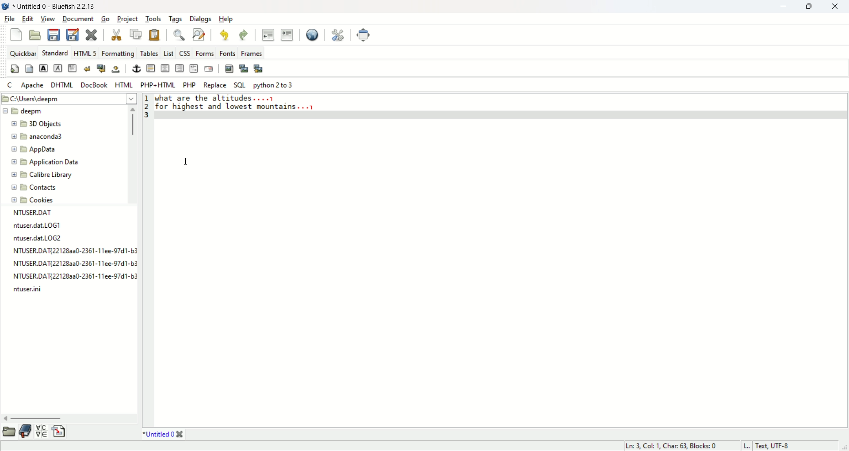  Describe the element at coordinates (194, 69) in the screenshot. I see `HTML comment` at that location.